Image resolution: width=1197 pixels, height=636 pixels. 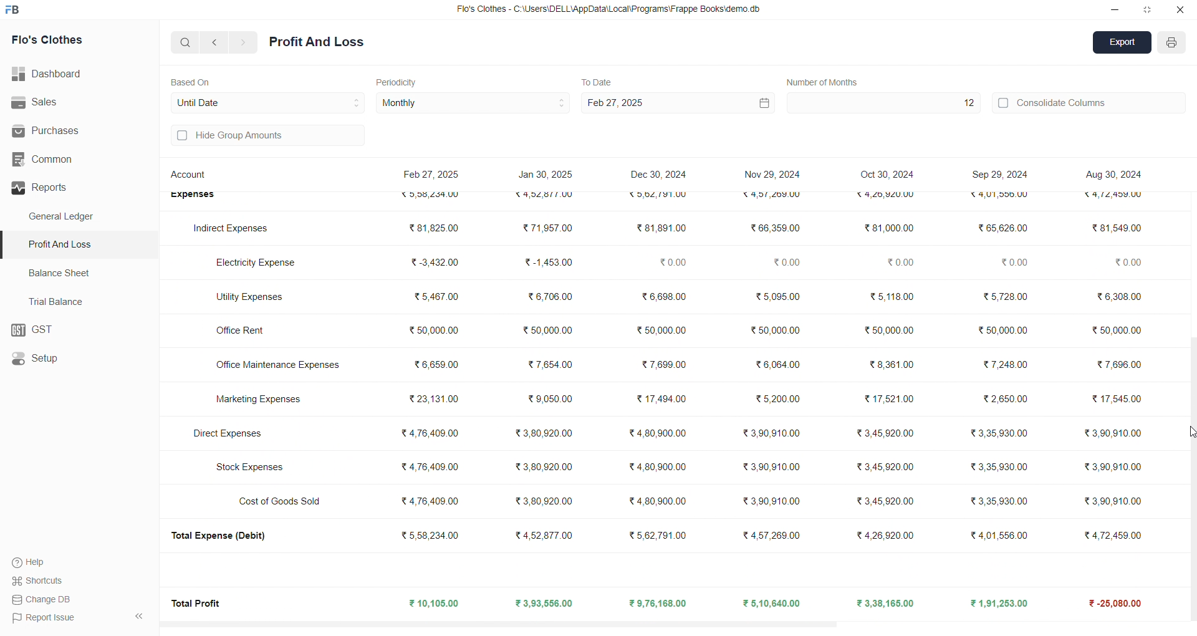 What do you see at coordinates (434, 398) in the screenshot?
I see `₹23,131.00` at bounding box center [434, 398].